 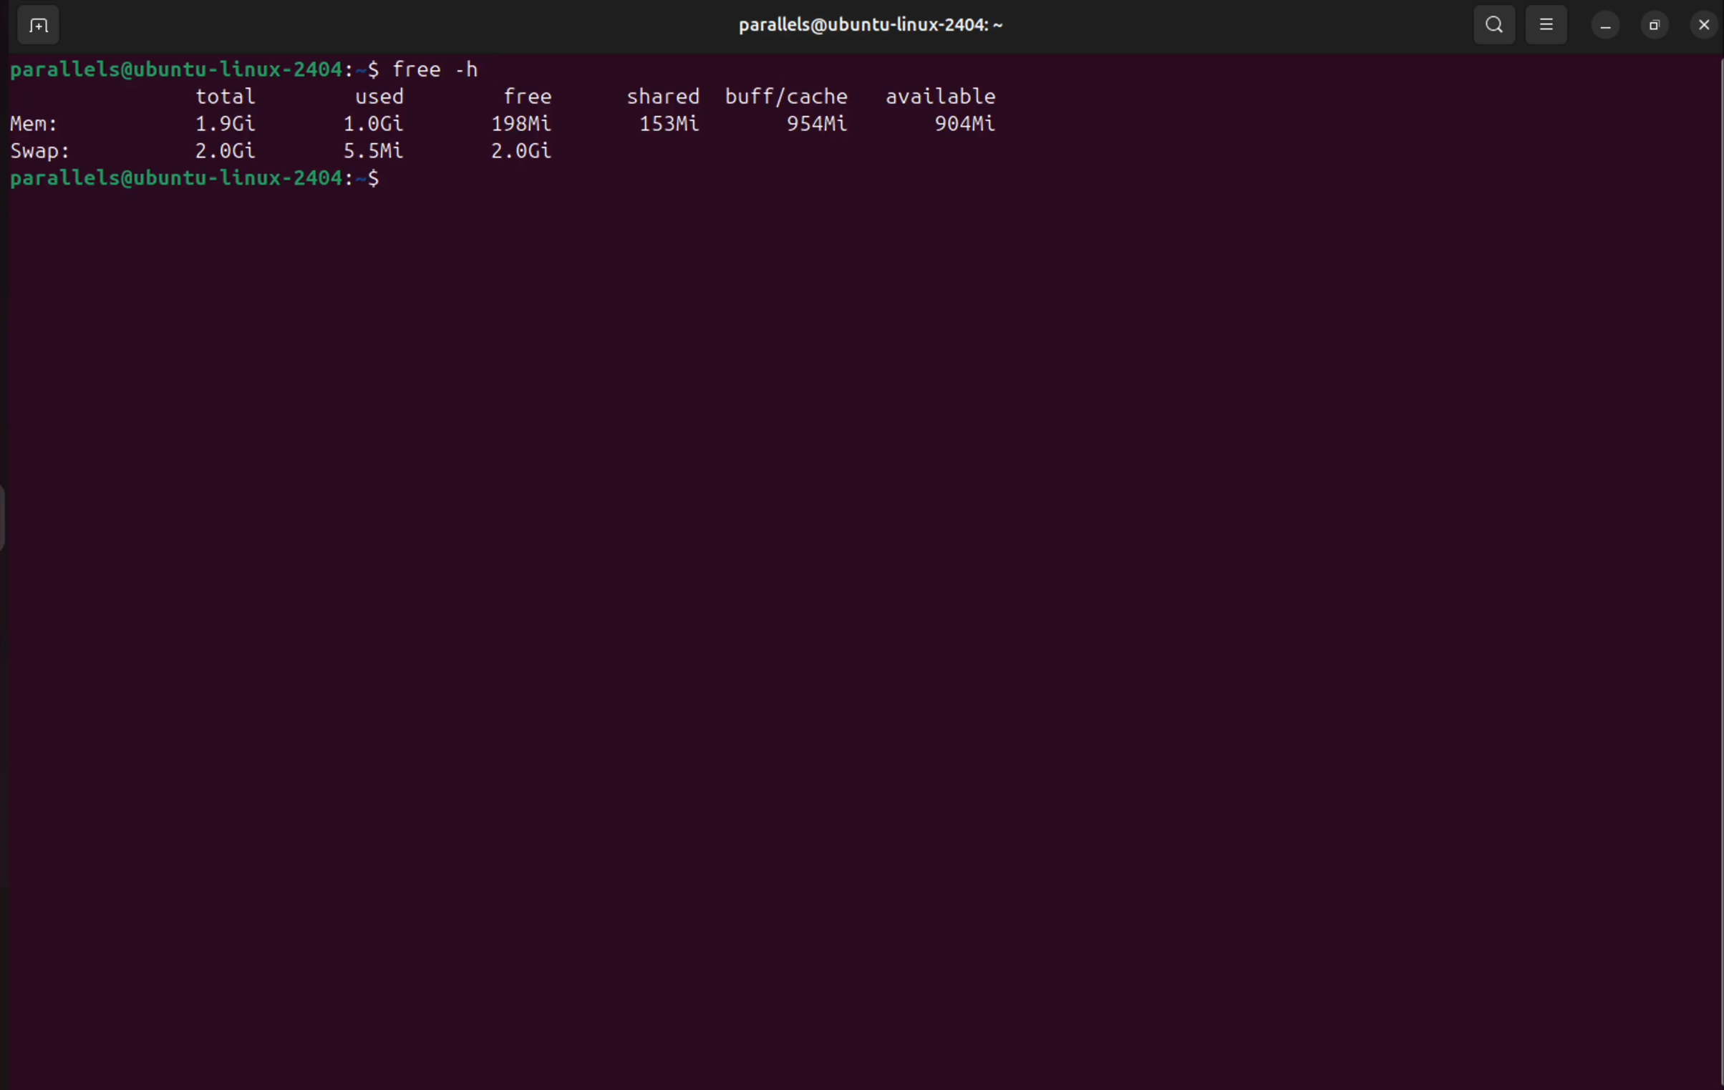 I want to click on Scrollbar, so click(x=1713, y=560).